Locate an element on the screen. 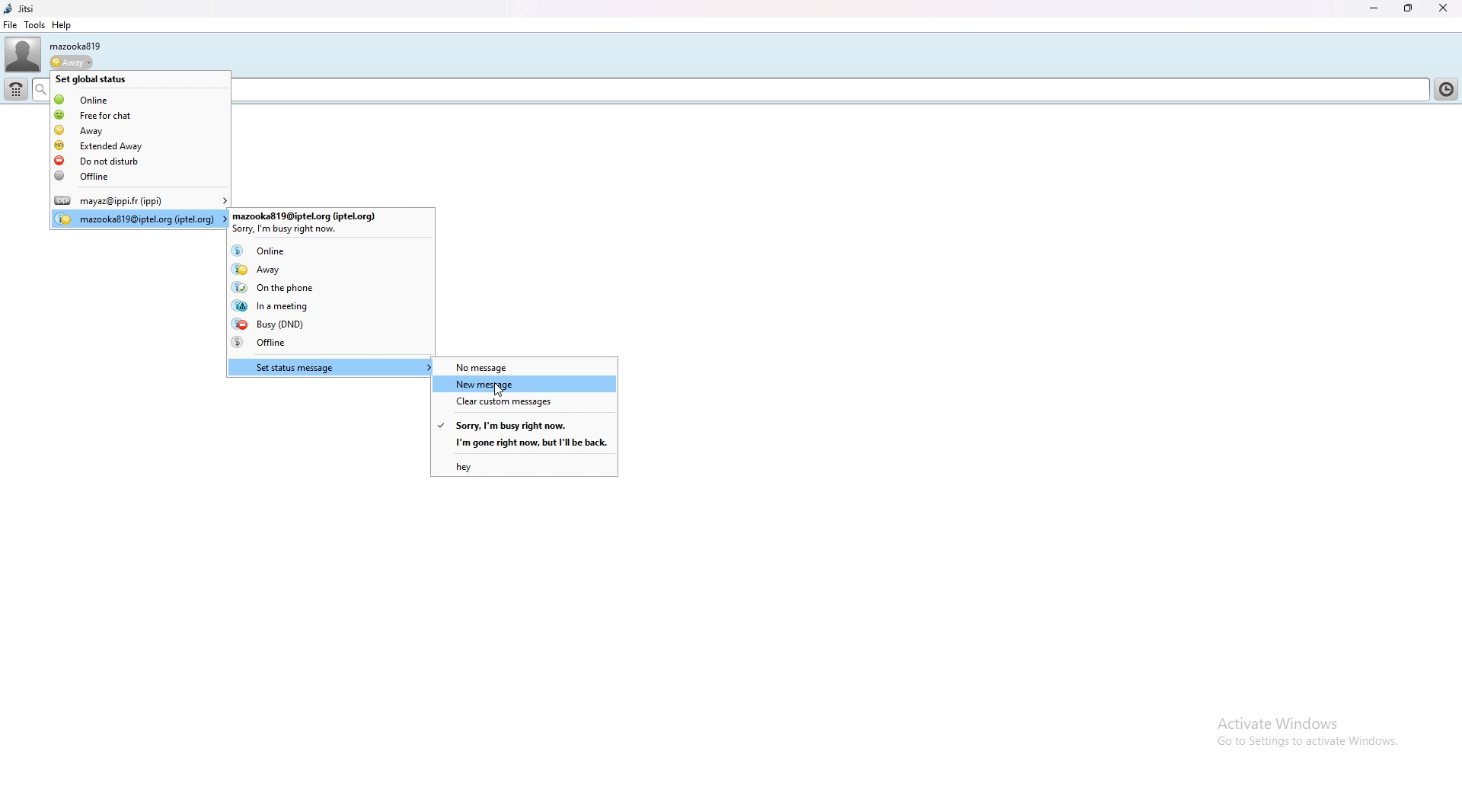 The height and width of the screenshot is (786, 1462). new message is located at coordinates (524, 381).